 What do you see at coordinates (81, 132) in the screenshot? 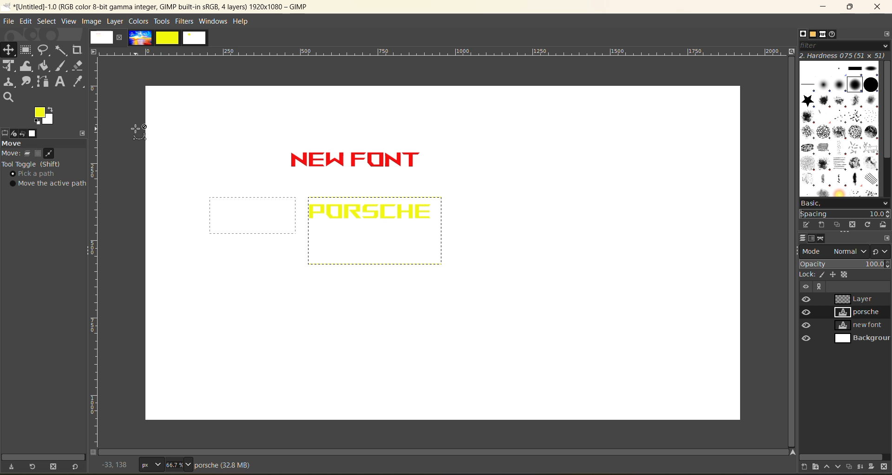
I see `configure` at bounding box center [81, 132].